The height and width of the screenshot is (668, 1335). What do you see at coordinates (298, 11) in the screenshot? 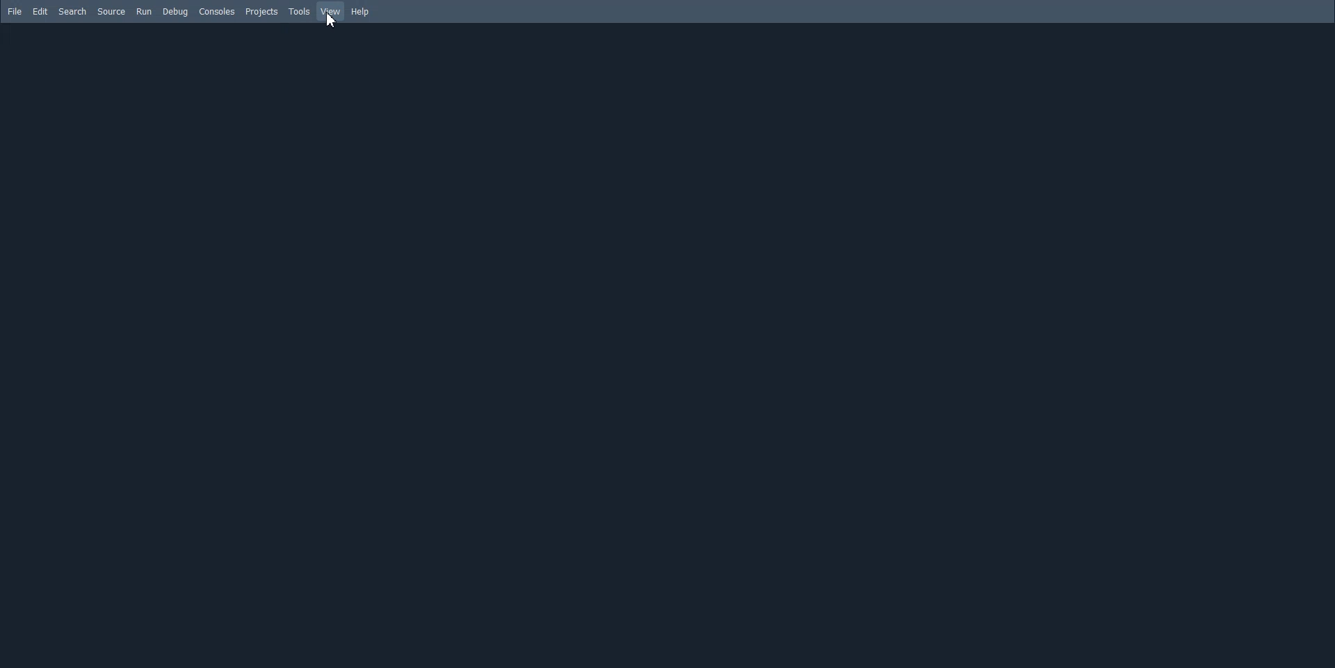
I see `Tools` at bounding box center [298, 11].